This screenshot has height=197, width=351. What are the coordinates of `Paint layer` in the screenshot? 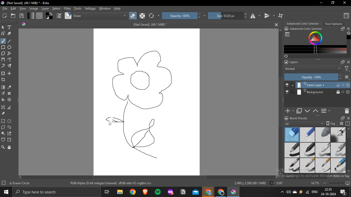 It's located at (316, 84).